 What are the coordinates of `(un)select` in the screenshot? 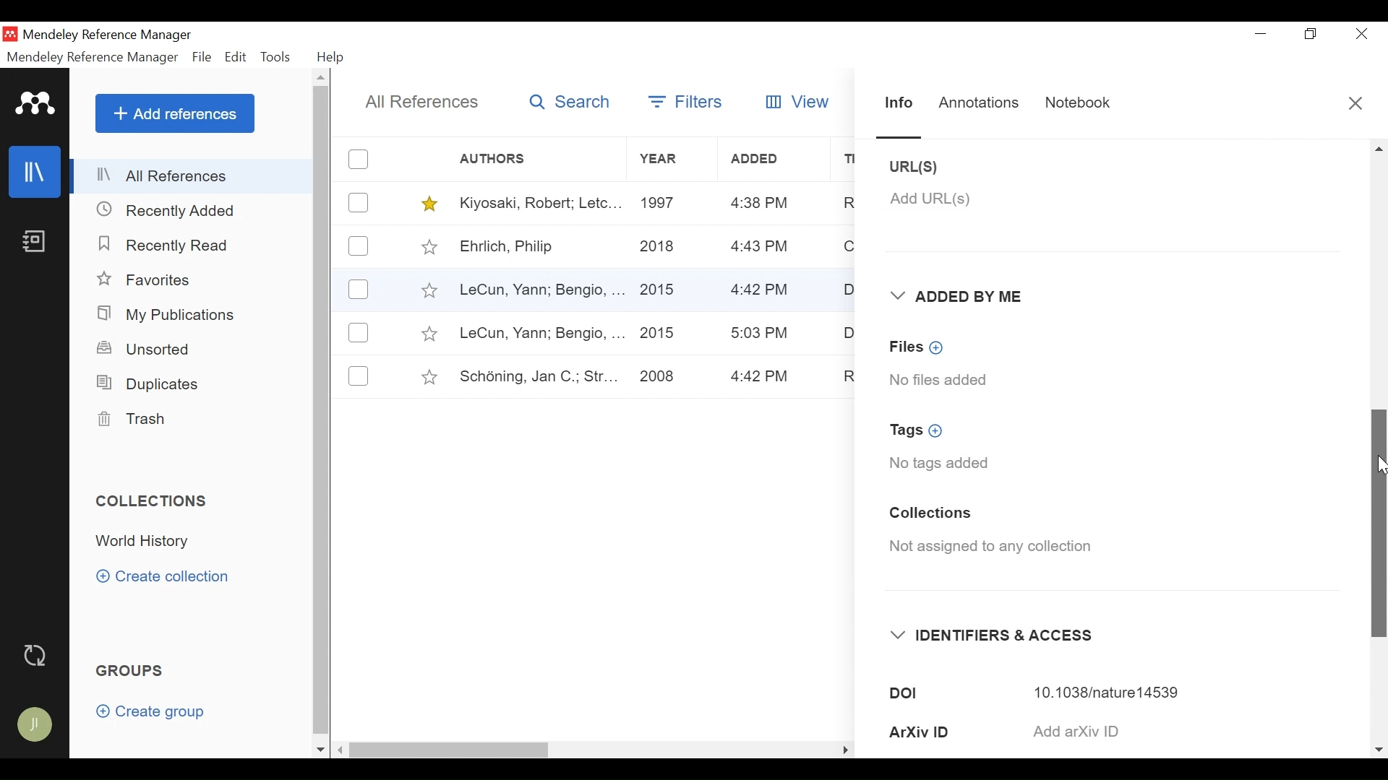 It's located at (358, 246).